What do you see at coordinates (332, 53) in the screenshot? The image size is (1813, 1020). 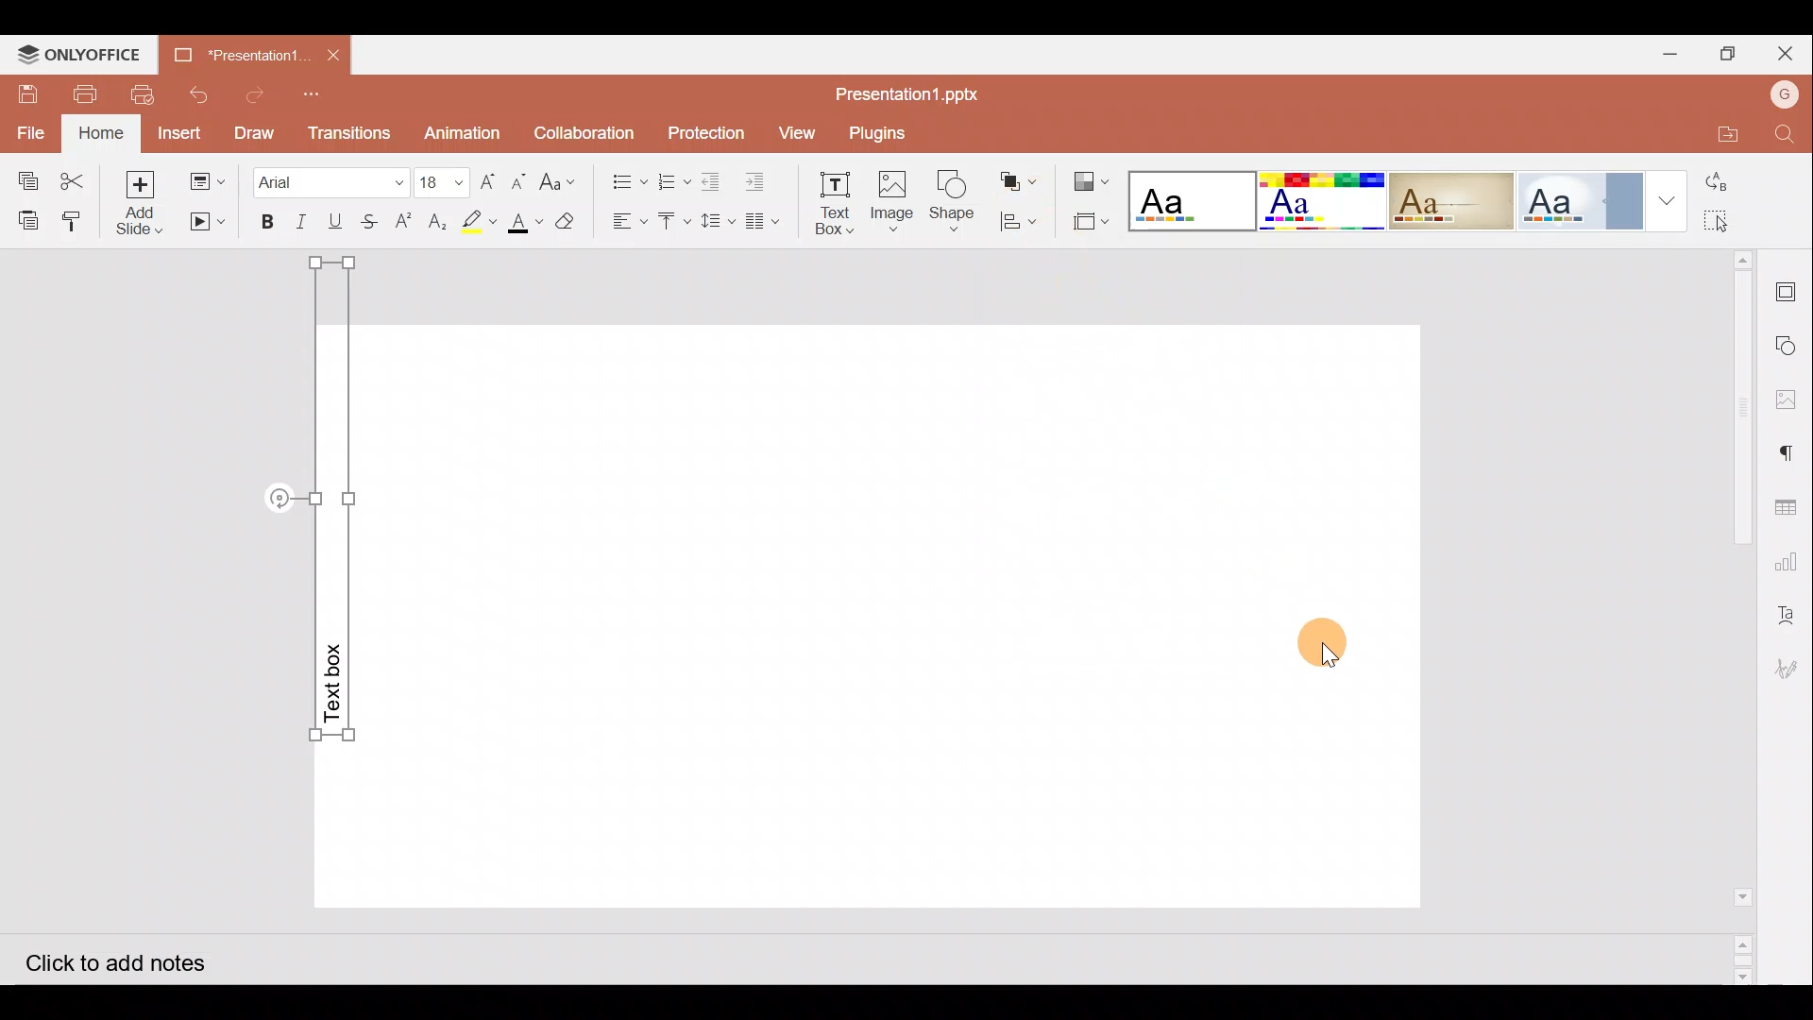 I see `Close document` at bounding box center [332, 53].